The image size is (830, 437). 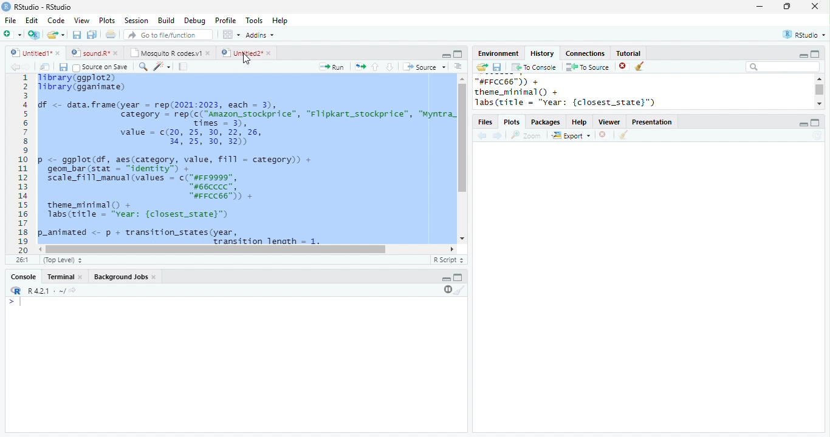 I want to click on scroll bar, so click(x=820, y=89).